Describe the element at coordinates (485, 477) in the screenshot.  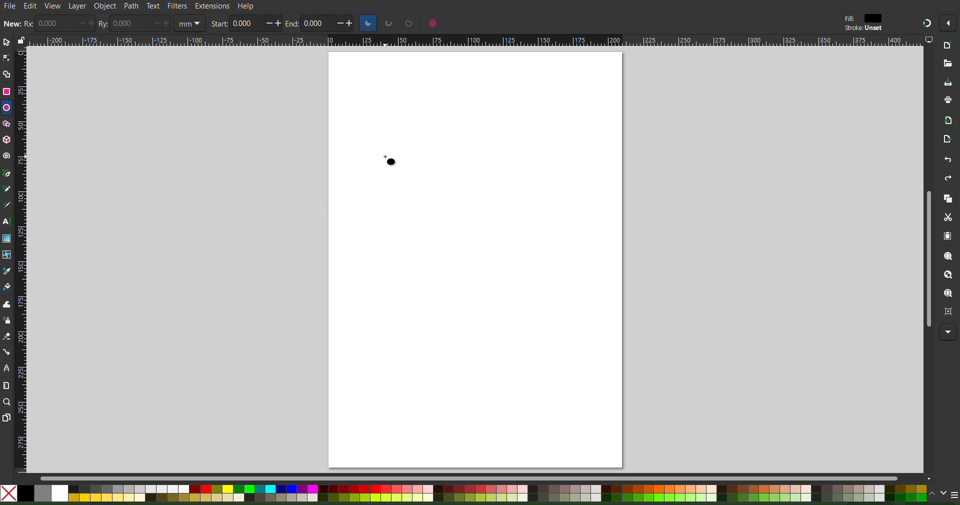
I see `Scrollbar` at that location.